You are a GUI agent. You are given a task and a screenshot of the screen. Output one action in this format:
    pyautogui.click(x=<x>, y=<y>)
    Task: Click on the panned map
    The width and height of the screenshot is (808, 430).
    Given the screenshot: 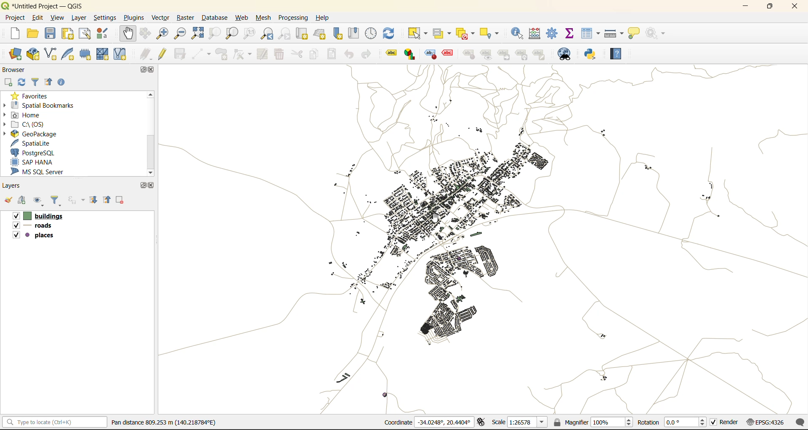 What is the action you would take?
    pyautogui.click(x=484, y=242)
    